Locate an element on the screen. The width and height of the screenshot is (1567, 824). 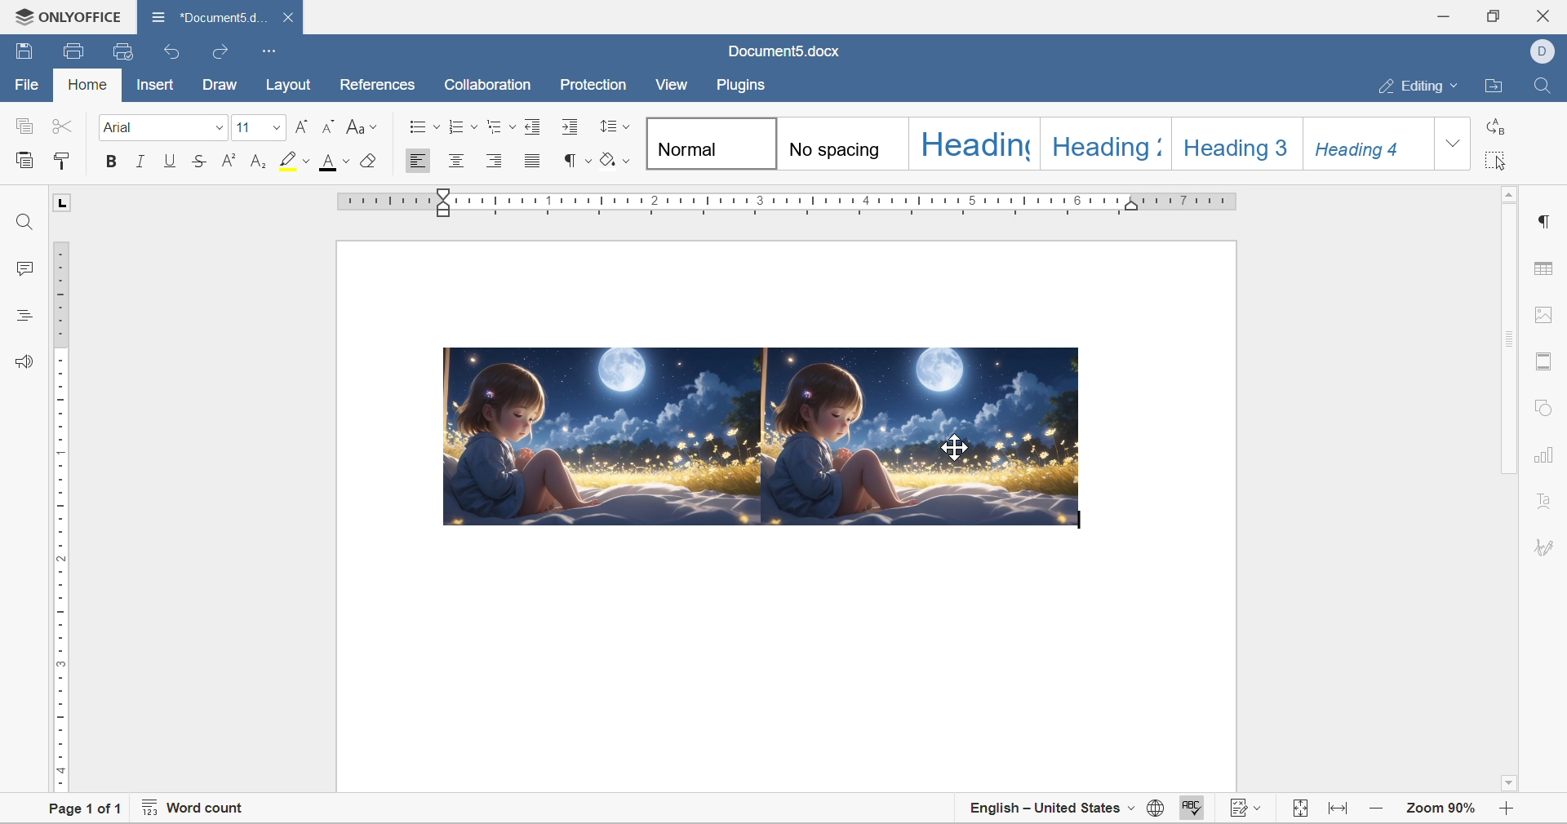
Align left is located at coordinates (419, 160).